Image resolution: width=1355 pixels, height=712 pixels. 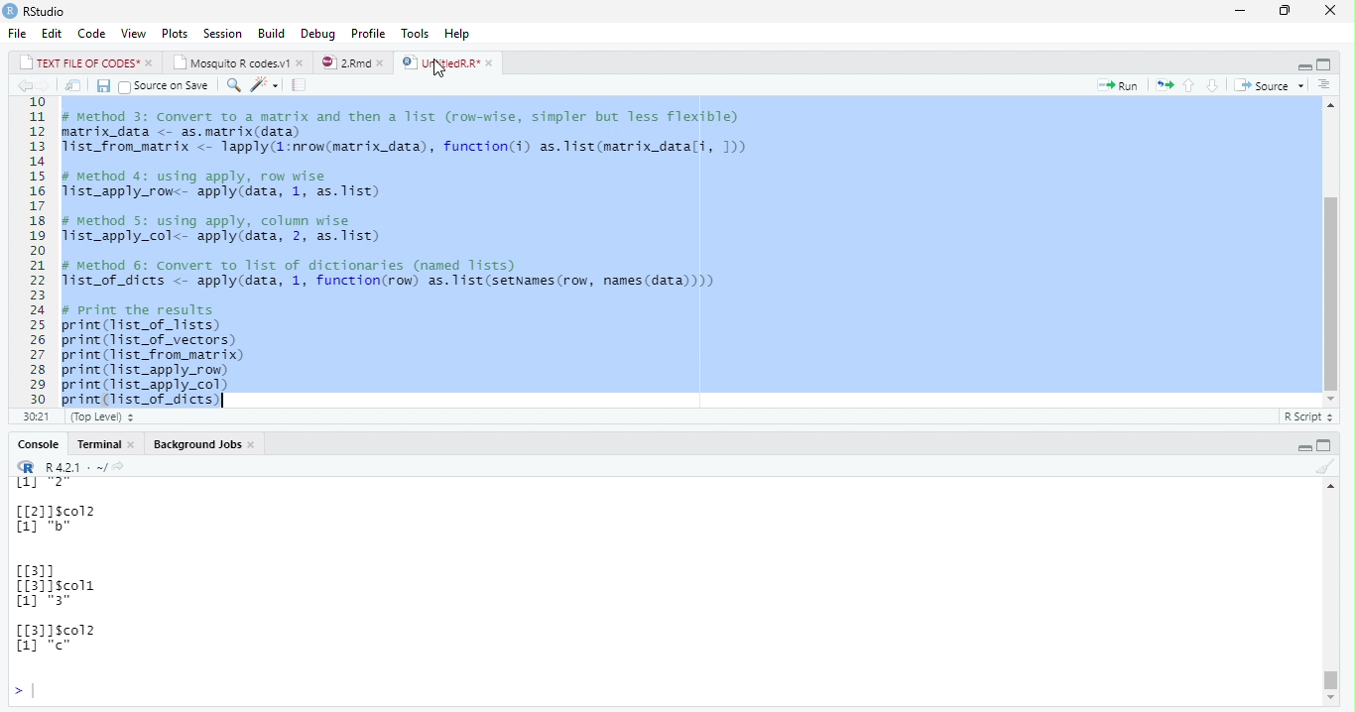 What do you see at coordinates (207, 176) in the screenshot?
I see `# Method 4: using apply, row wise` at bounding box center [207, 176].